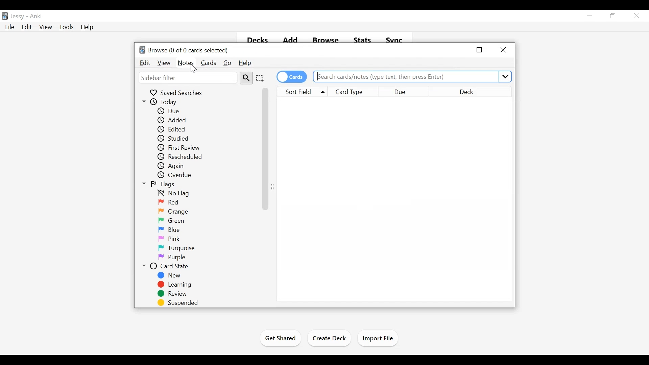  I want to click on Restore, so click(480, 50).